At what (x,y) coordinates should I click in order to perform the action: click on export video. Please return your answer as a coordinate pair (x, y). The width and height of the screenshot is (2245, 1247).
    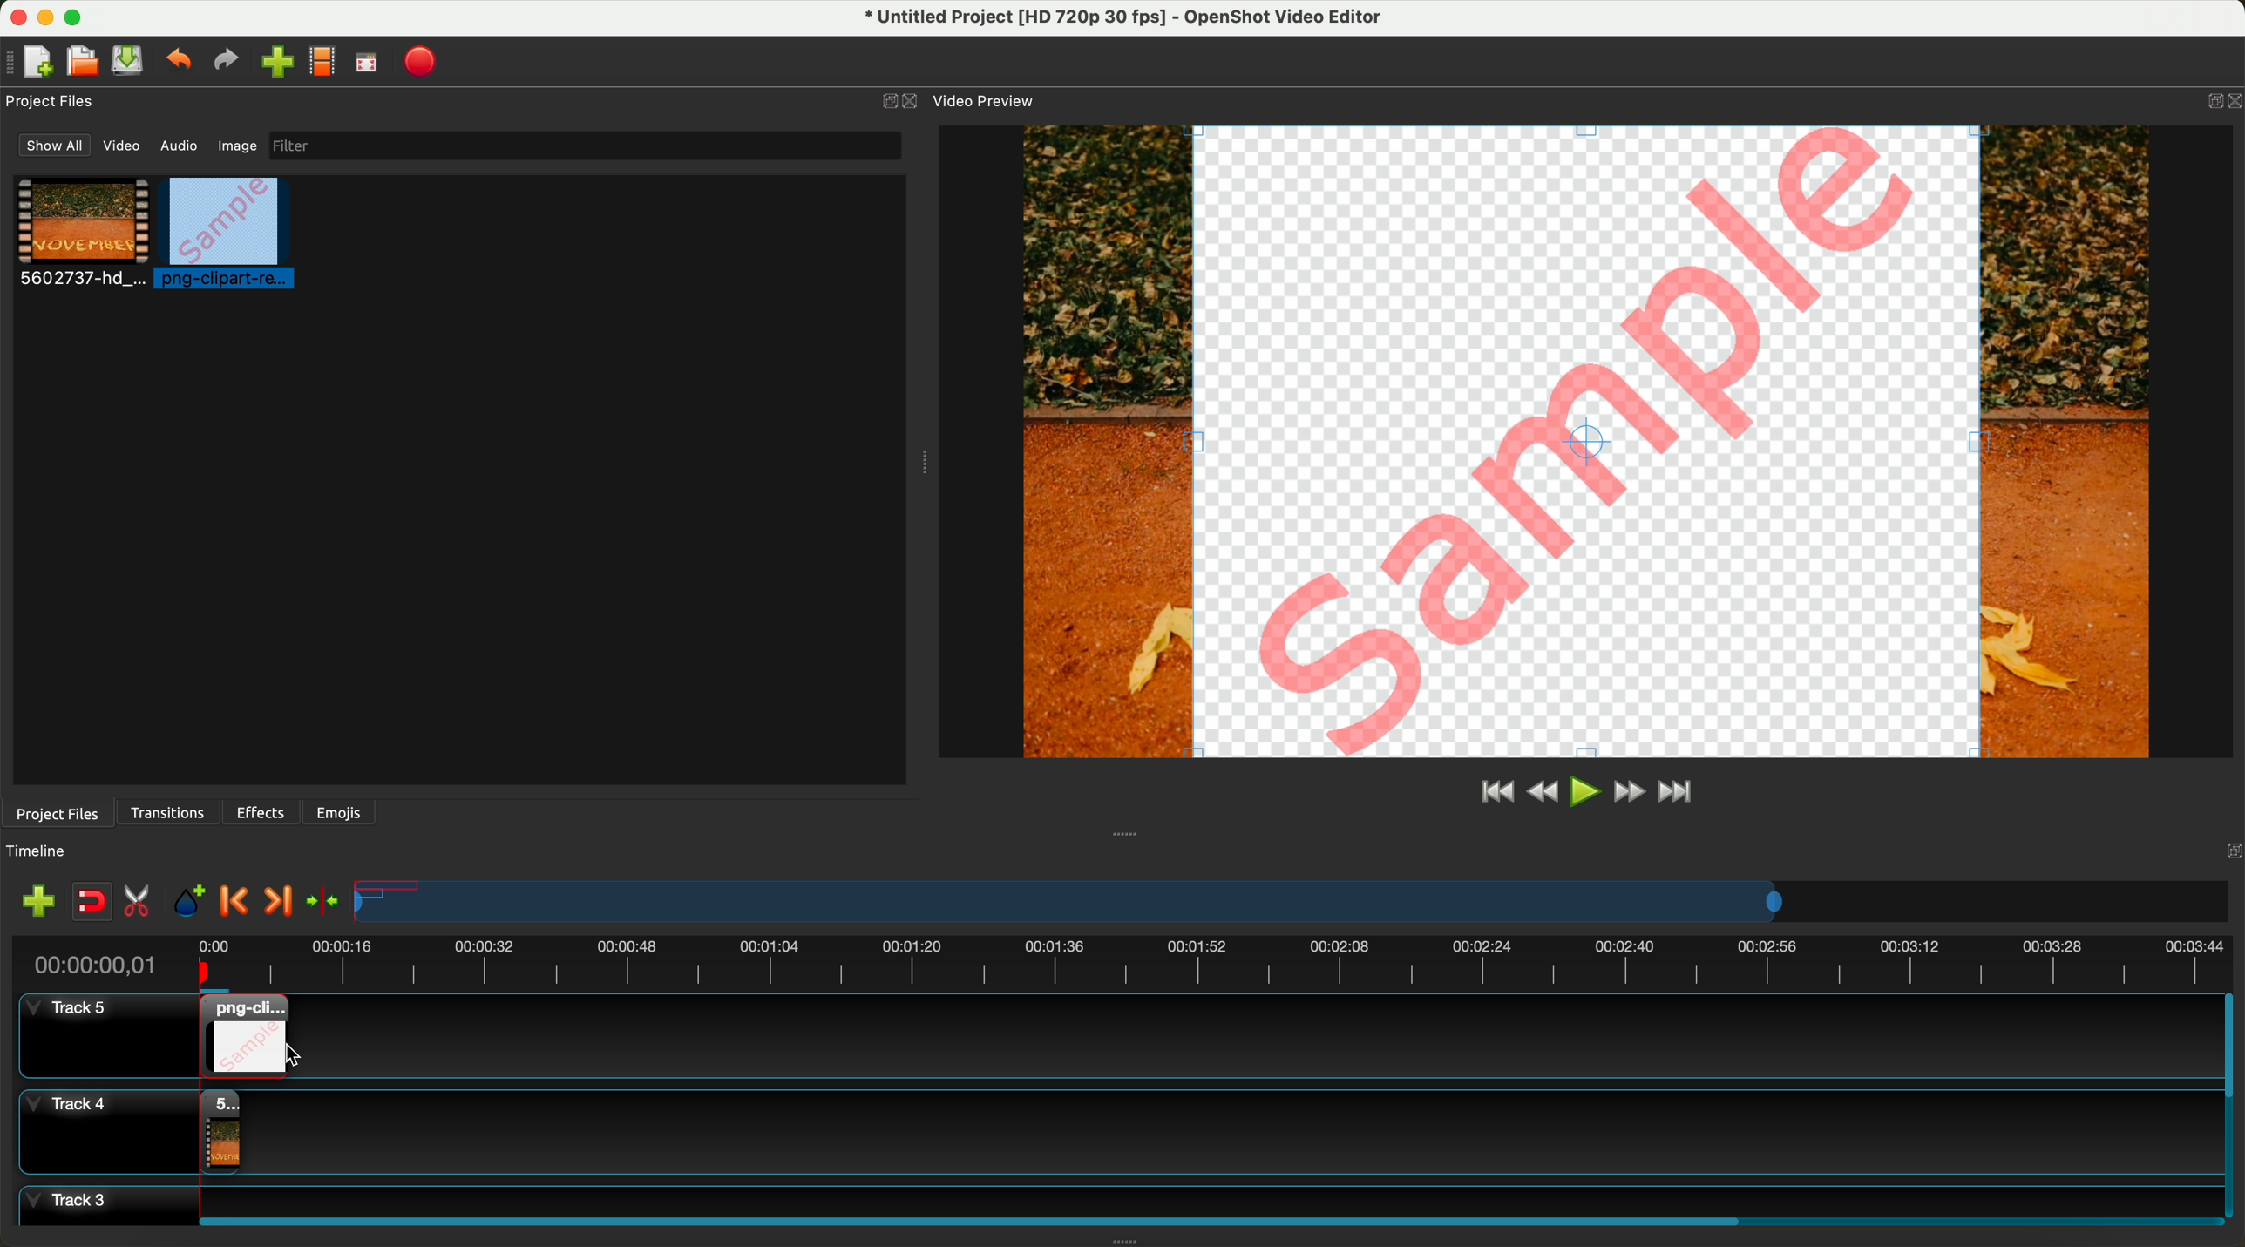
    Looking at the image, I should click on (426, 62).